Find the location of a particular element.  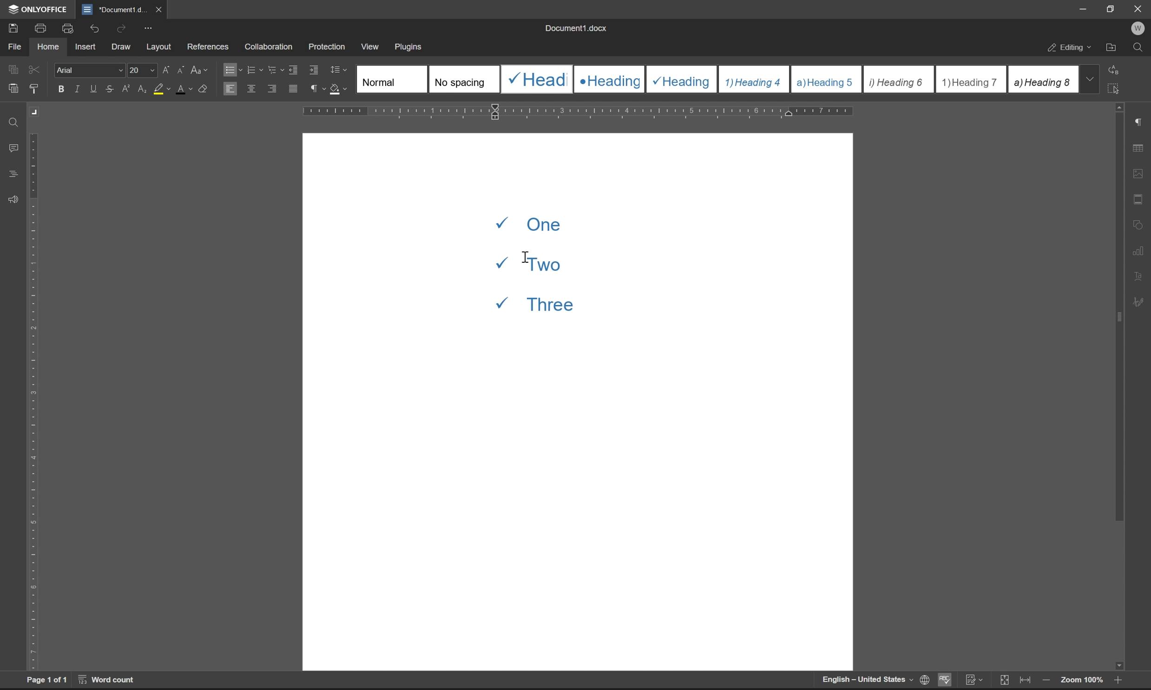

draw is located at coordinates (124, 47).